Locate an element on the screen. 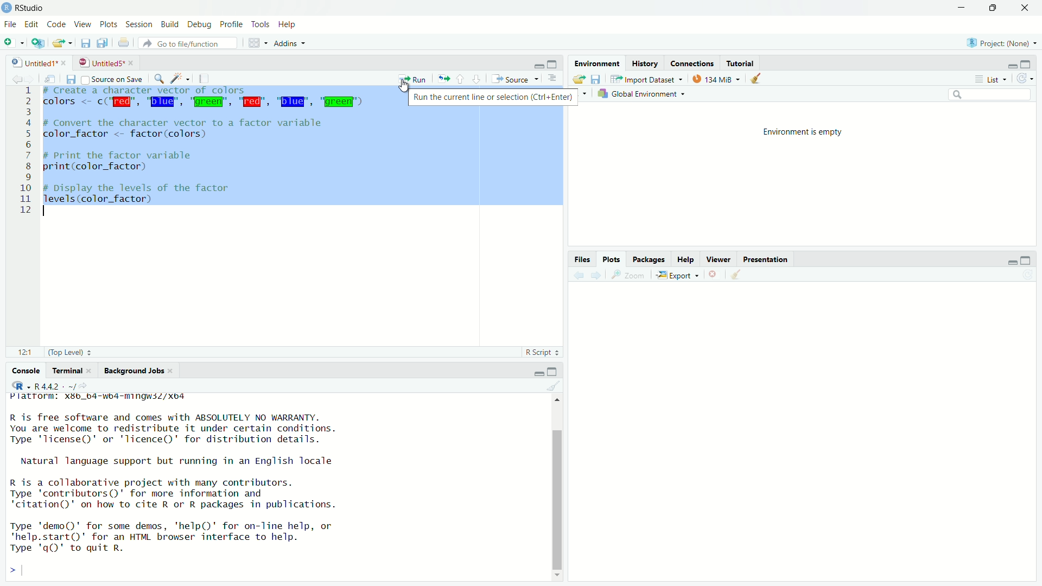 This screenshot has height=586, width=1042. search field is located at coordinates (993, 96).